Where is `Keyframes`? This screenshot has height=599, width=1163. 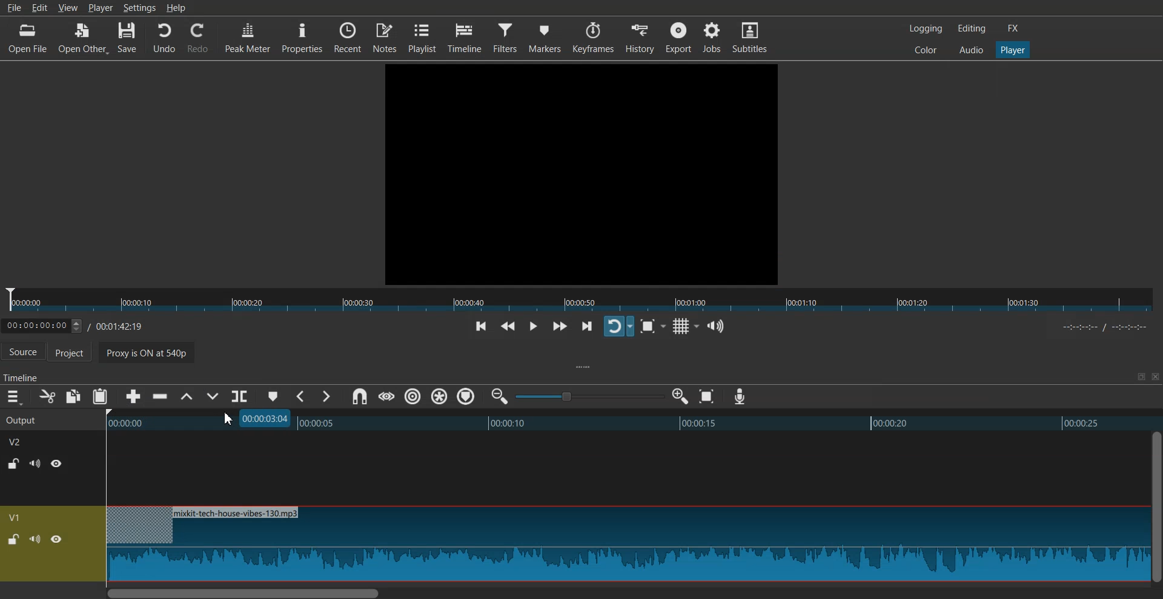
Keyframes is located at coordinates (594, 38).